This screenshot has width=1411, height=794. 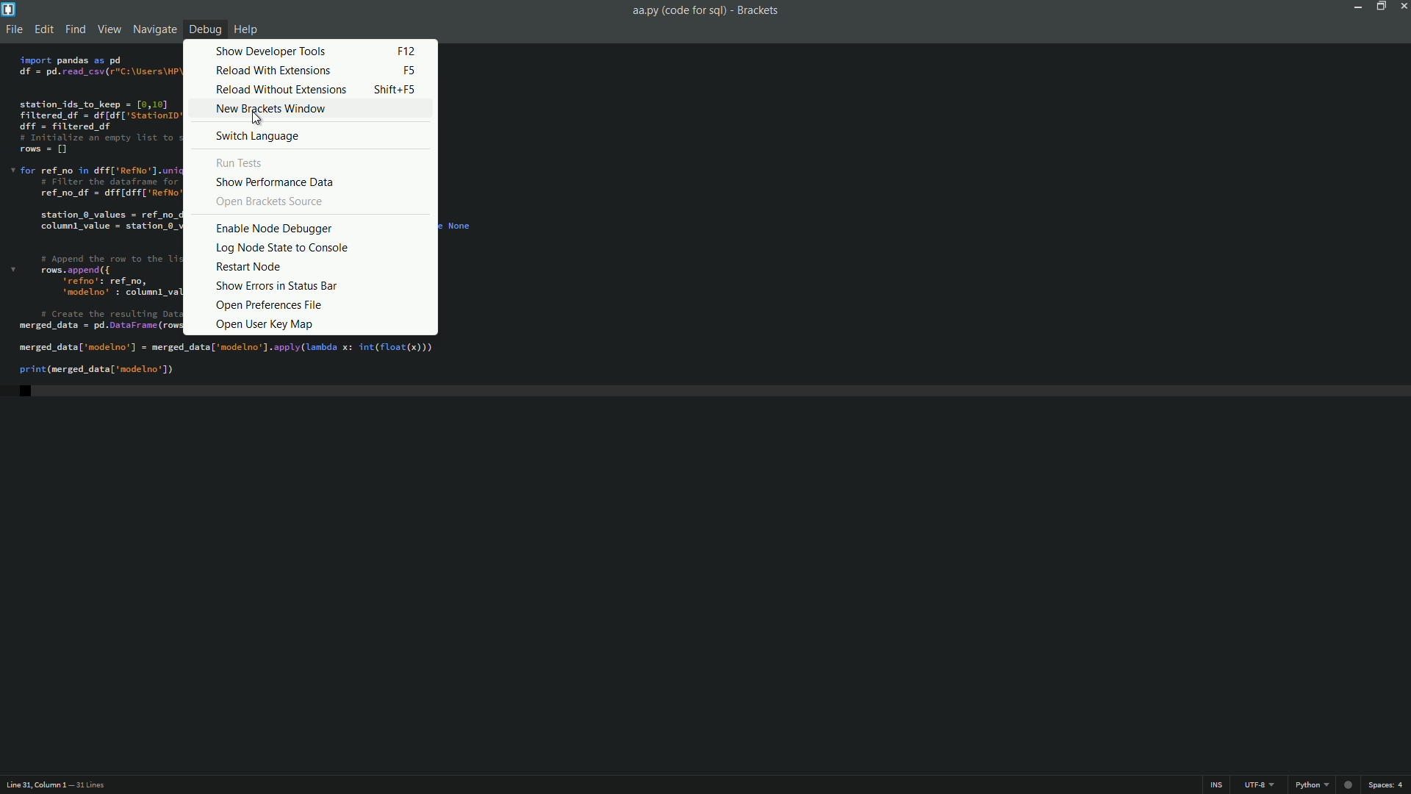 I want to click on Navigate menu, so click(x=154, y=31).